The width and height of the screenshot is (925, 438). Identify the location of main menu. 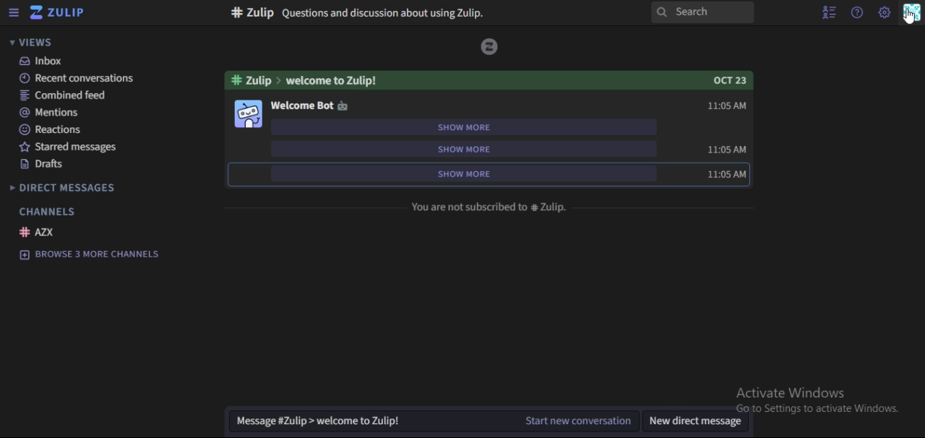
(885, 14).